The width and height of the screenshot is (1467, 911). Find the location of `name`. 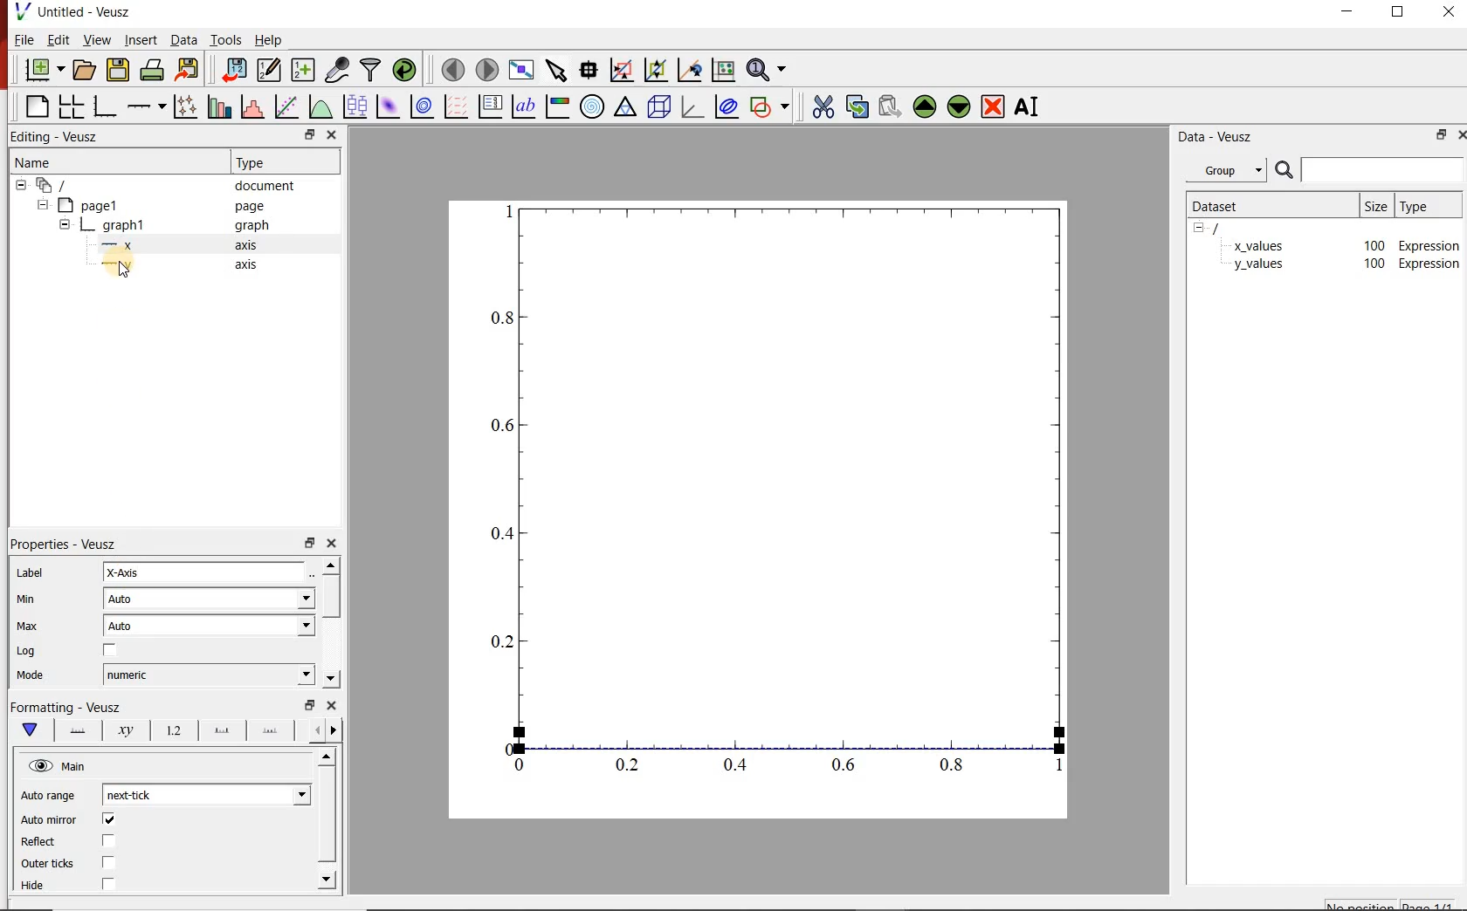

name is located at coordinates (35, 164).